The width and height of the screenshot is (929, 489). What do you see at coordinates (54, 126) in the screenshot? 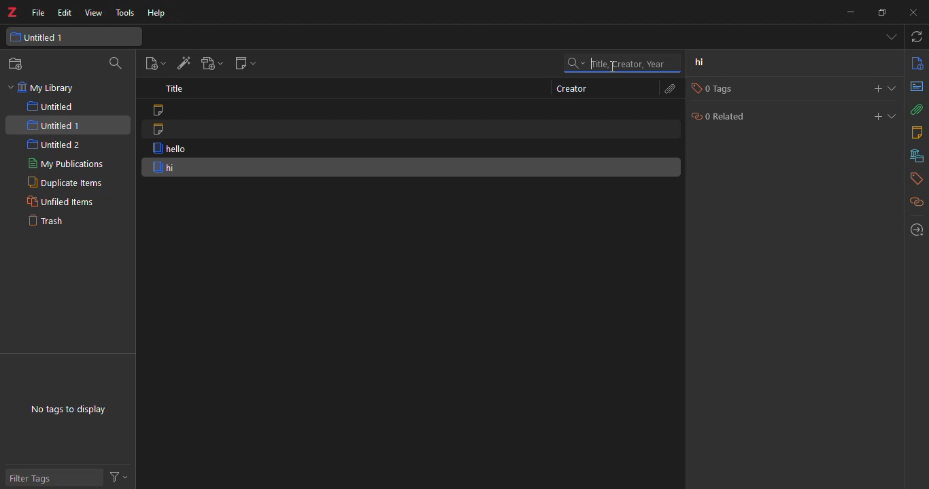
I see `untitled 1` at bounding box center [54, 126].